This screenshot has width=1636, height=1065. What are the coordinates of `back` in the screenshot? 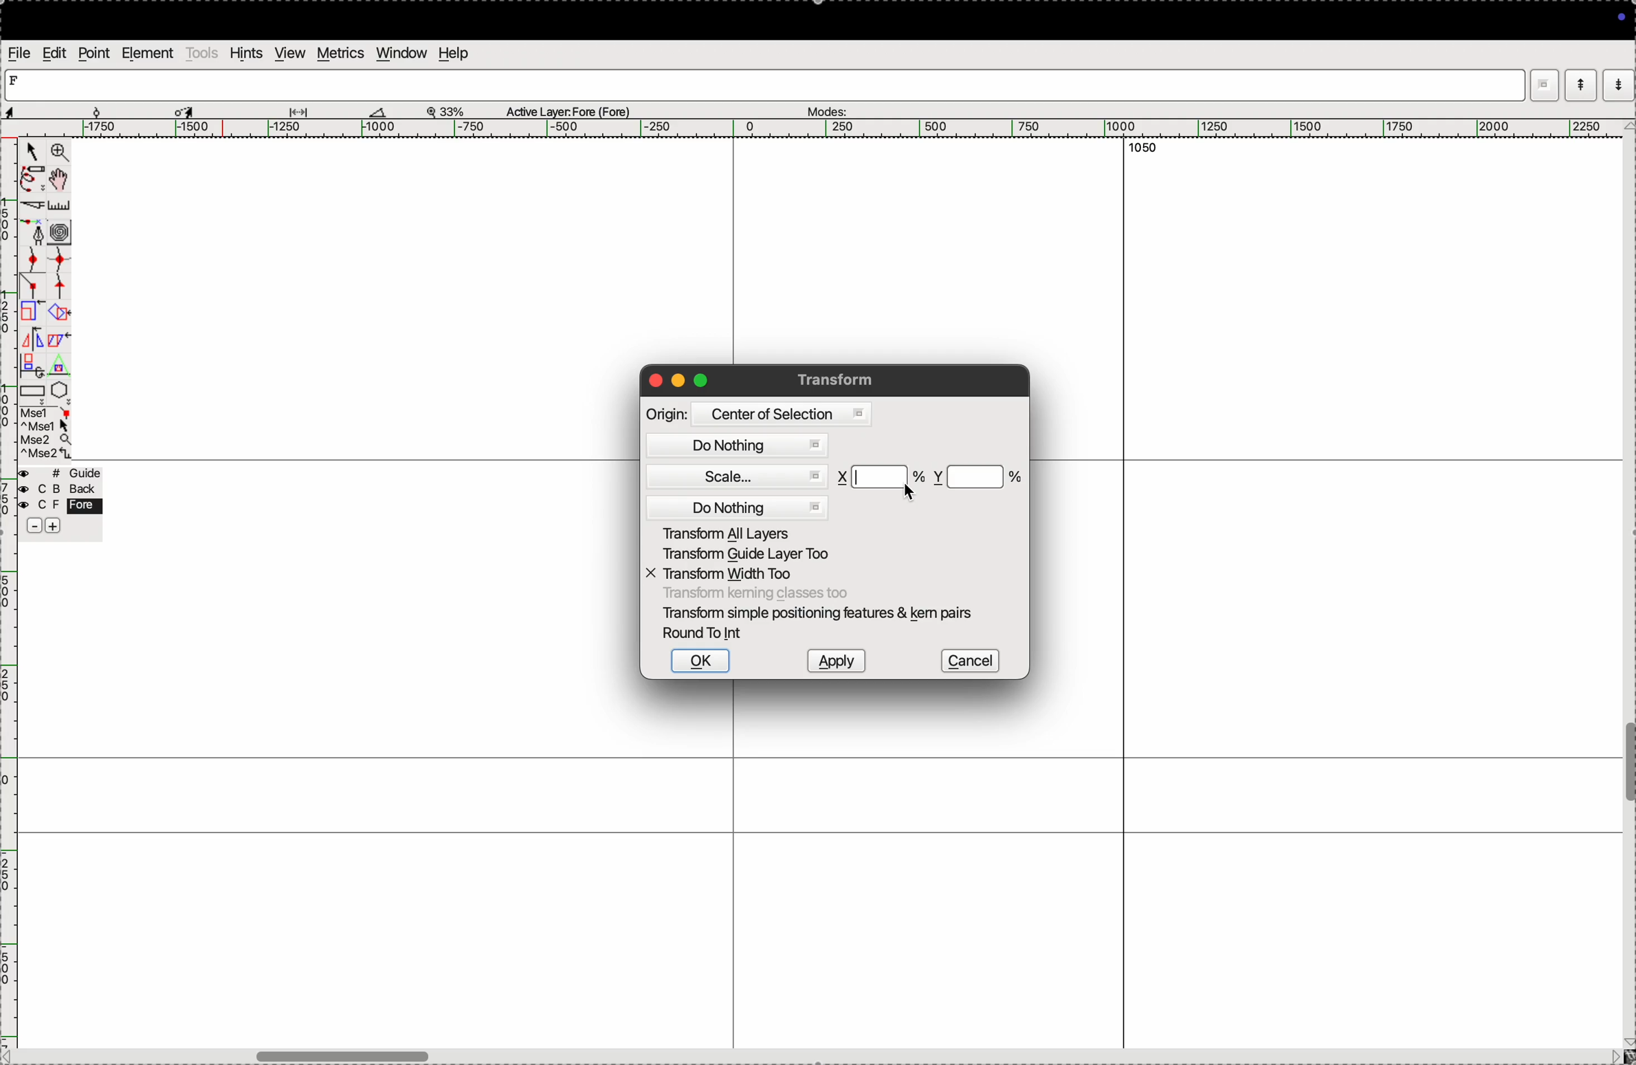 It's located at (56, 490).